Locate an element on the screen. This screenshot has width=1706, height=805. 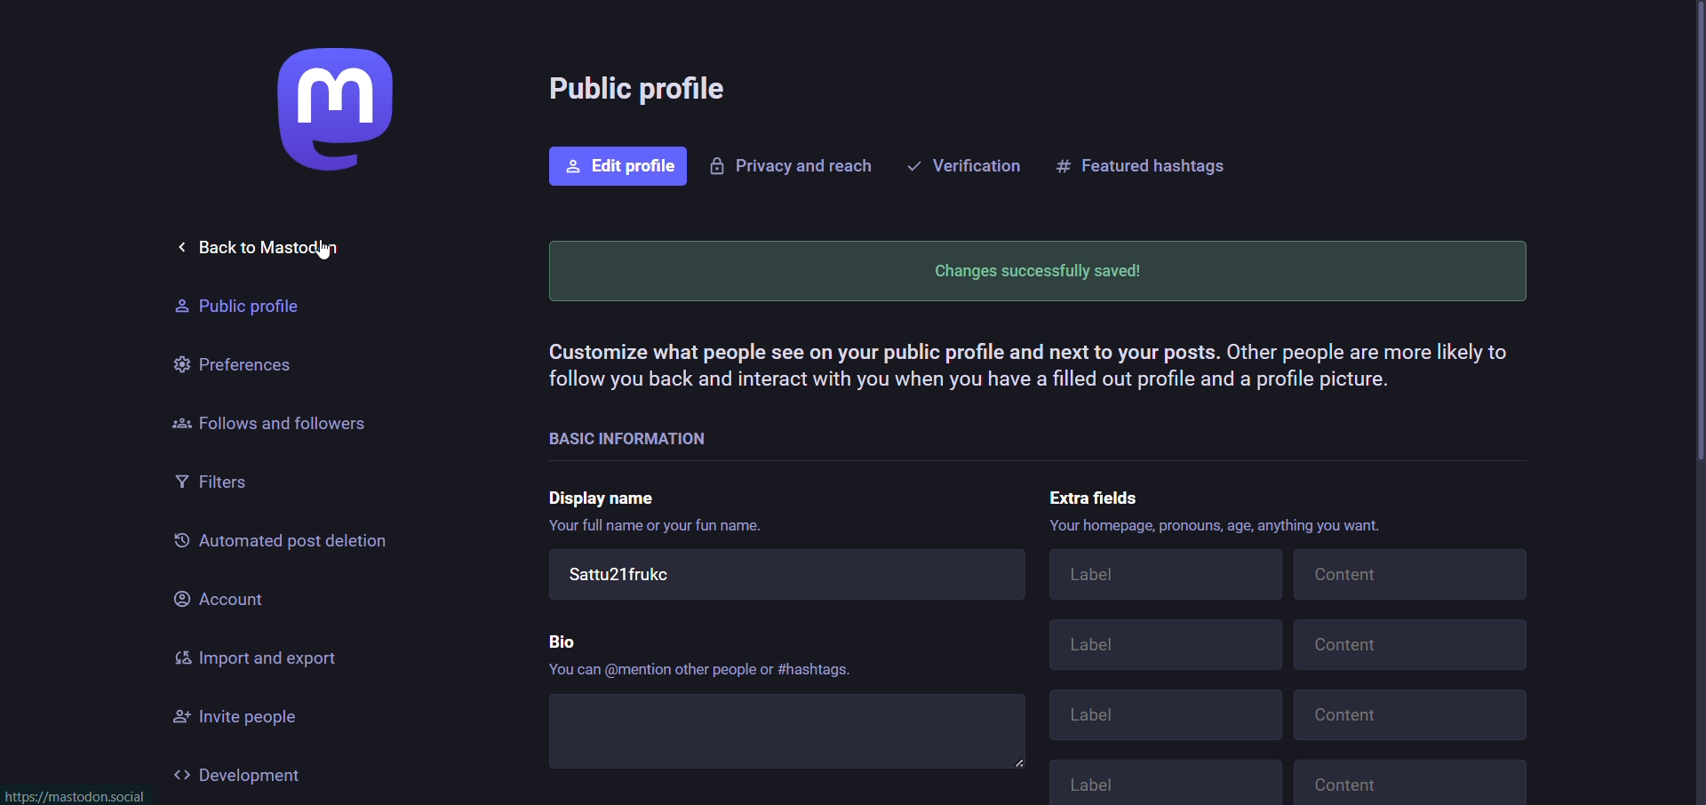
back to mastodon is located at coordinates (275, 245).